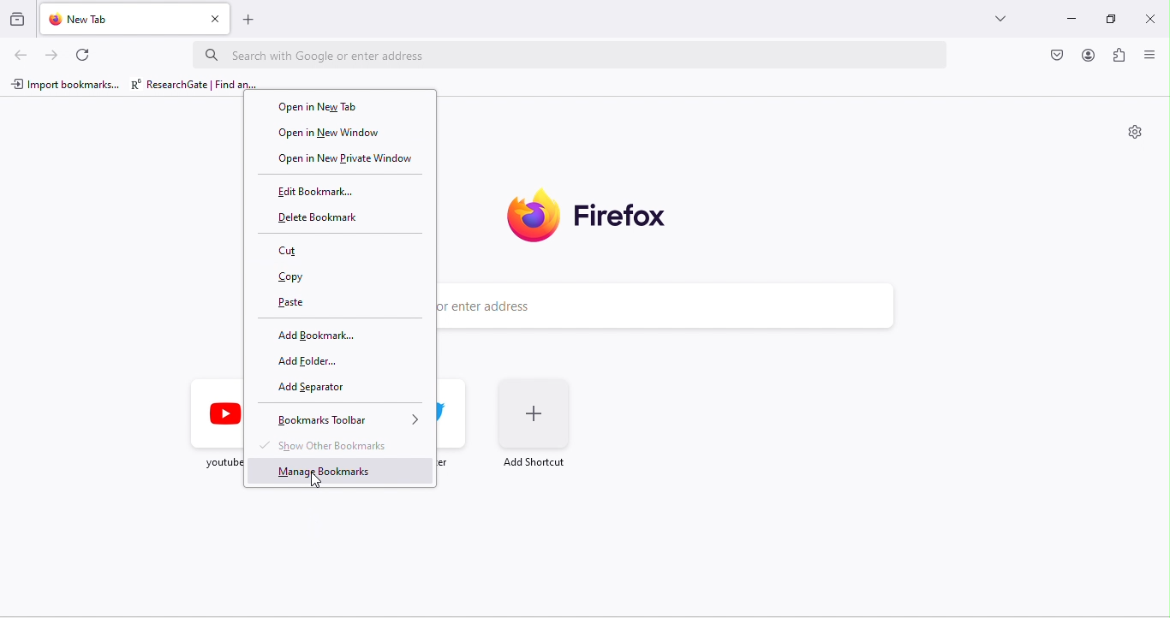 Image resolution: width=1170 pixels, height=618 pixels. I want to click on refresh, so click(90, 52).